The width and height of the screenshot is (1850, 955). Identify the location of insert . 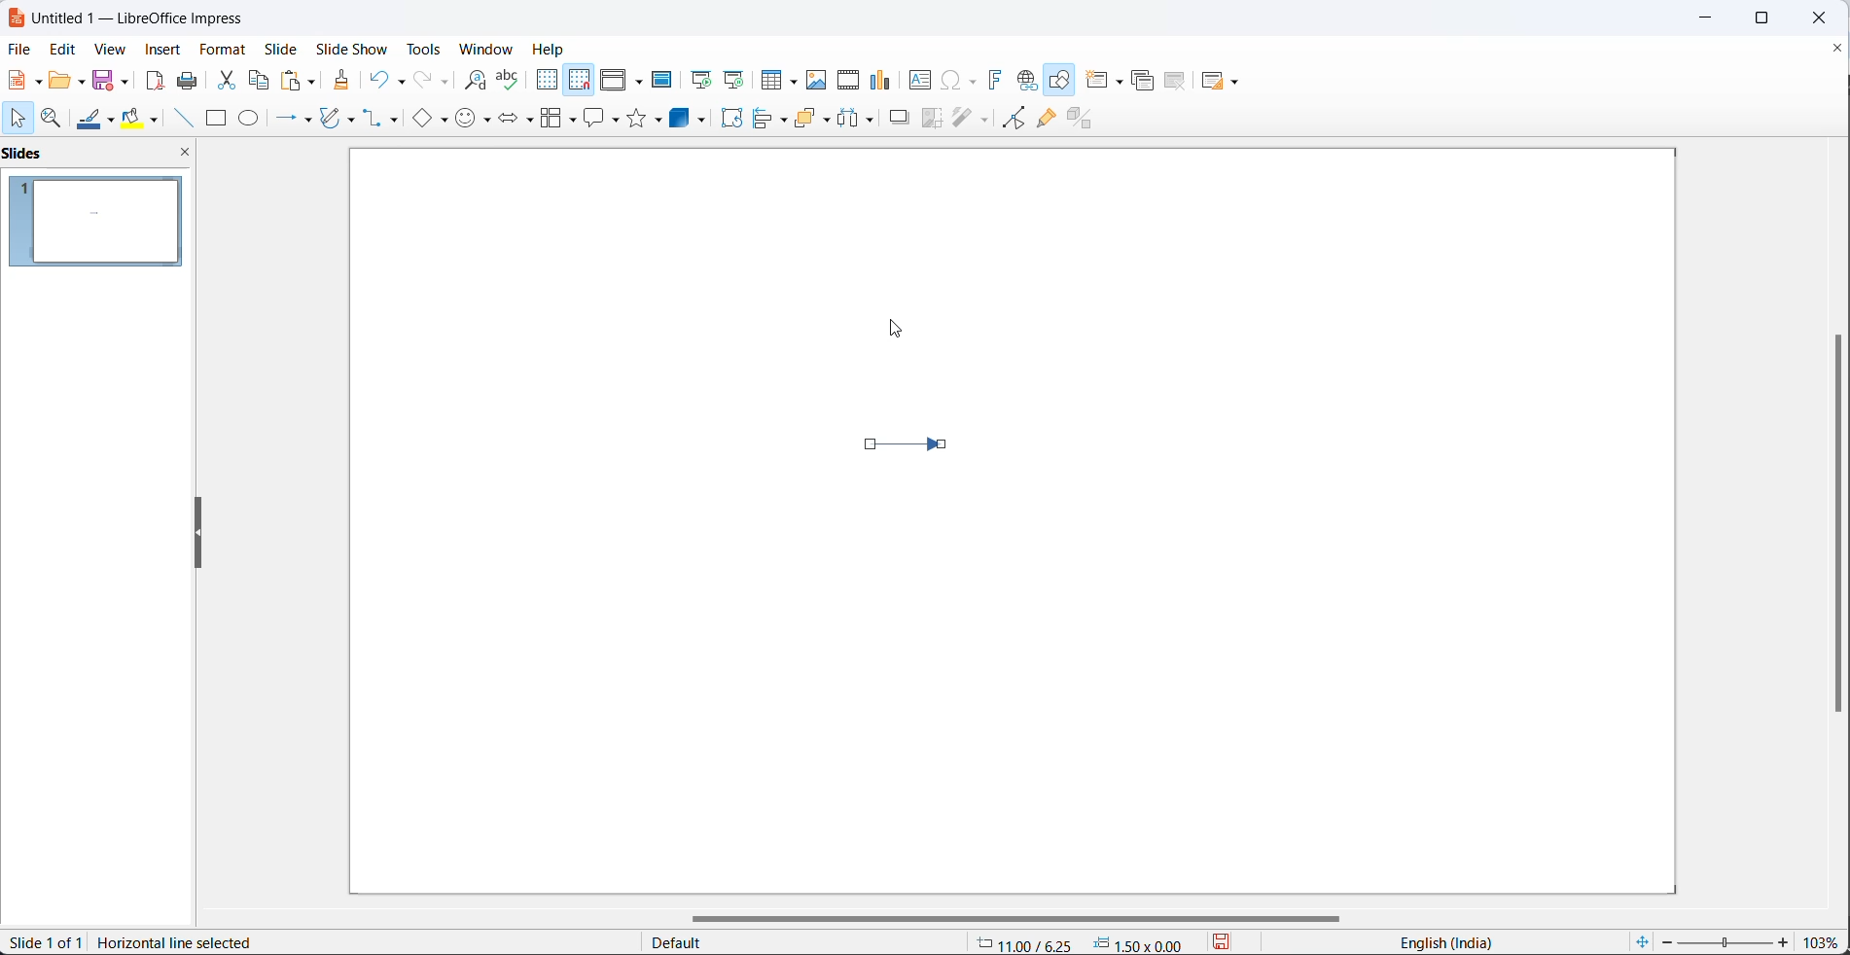
(167, 51).